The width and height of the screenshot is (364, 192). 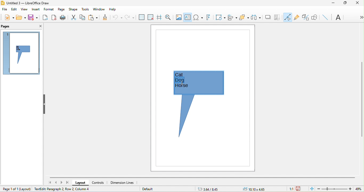 What do you see at coordinates (301, 189) in the screenshot?
I see `the document has not been modified since the last save` at bounding box center [301, 189].